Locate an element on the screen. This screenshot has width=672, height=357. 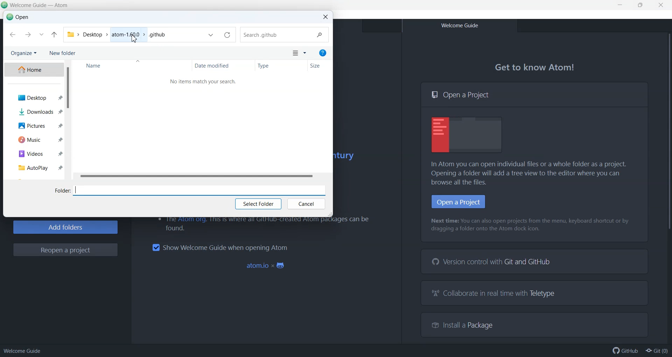
Open is located at coordinates (18, 17).